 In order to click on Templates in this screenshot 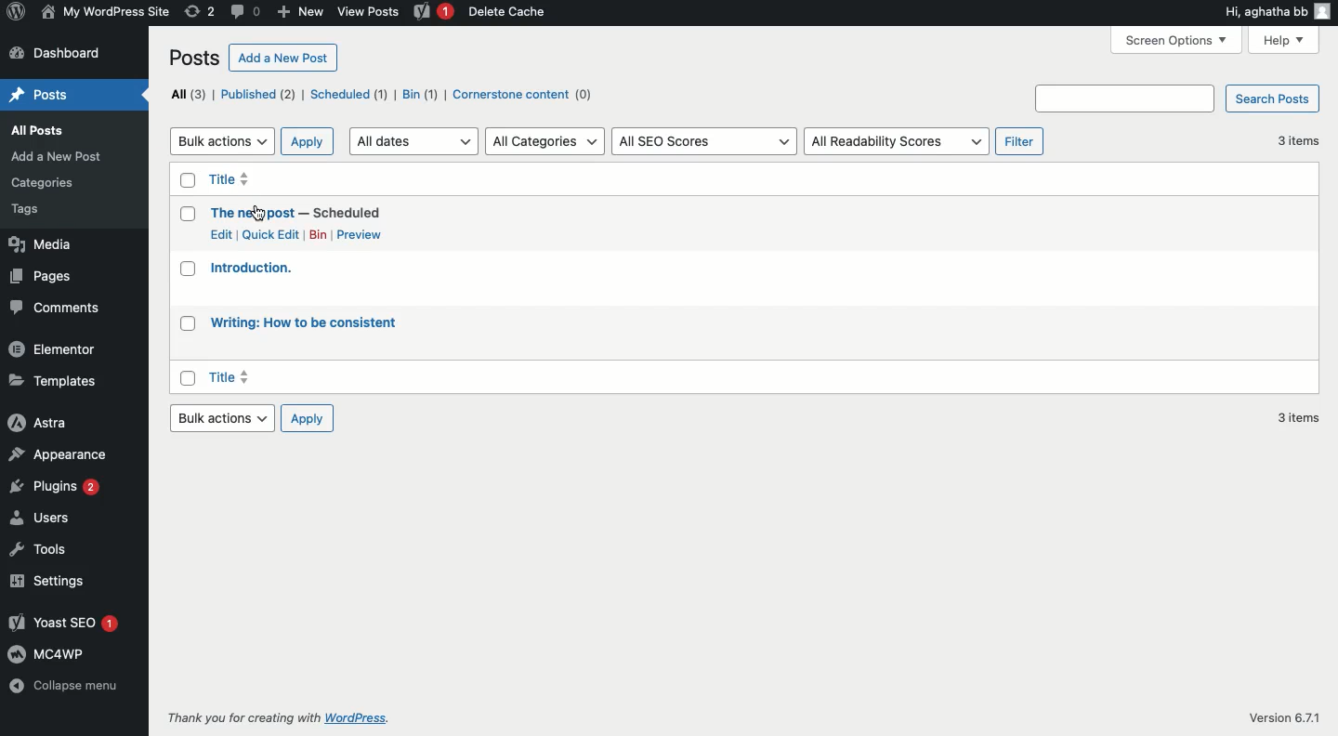, I will do `click(59, 381)`.